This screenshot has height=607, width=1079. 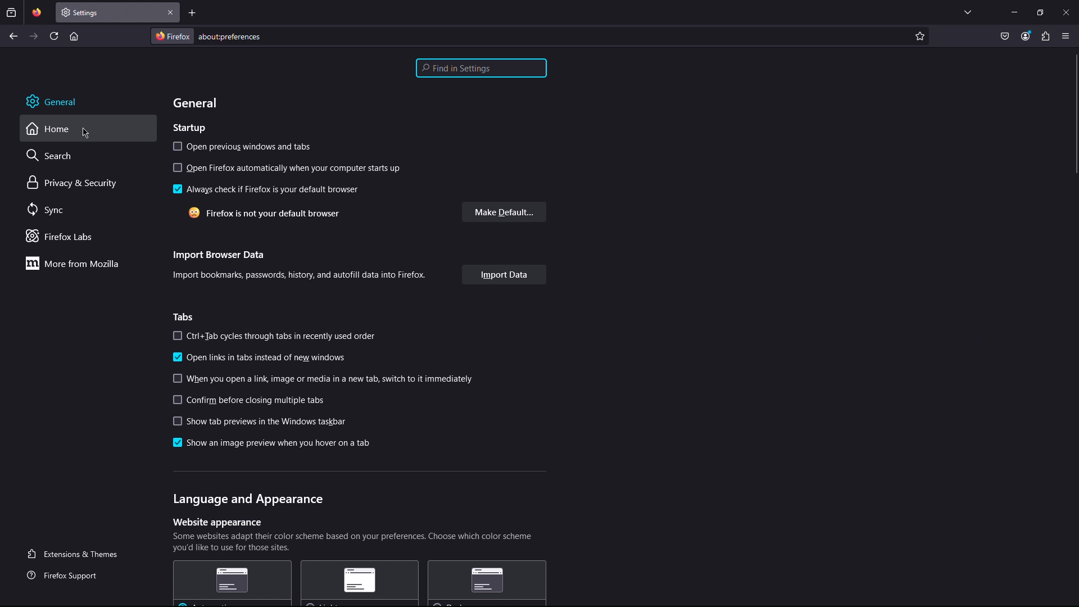 I want to click on List all tabs, so click(x=968, y=12).